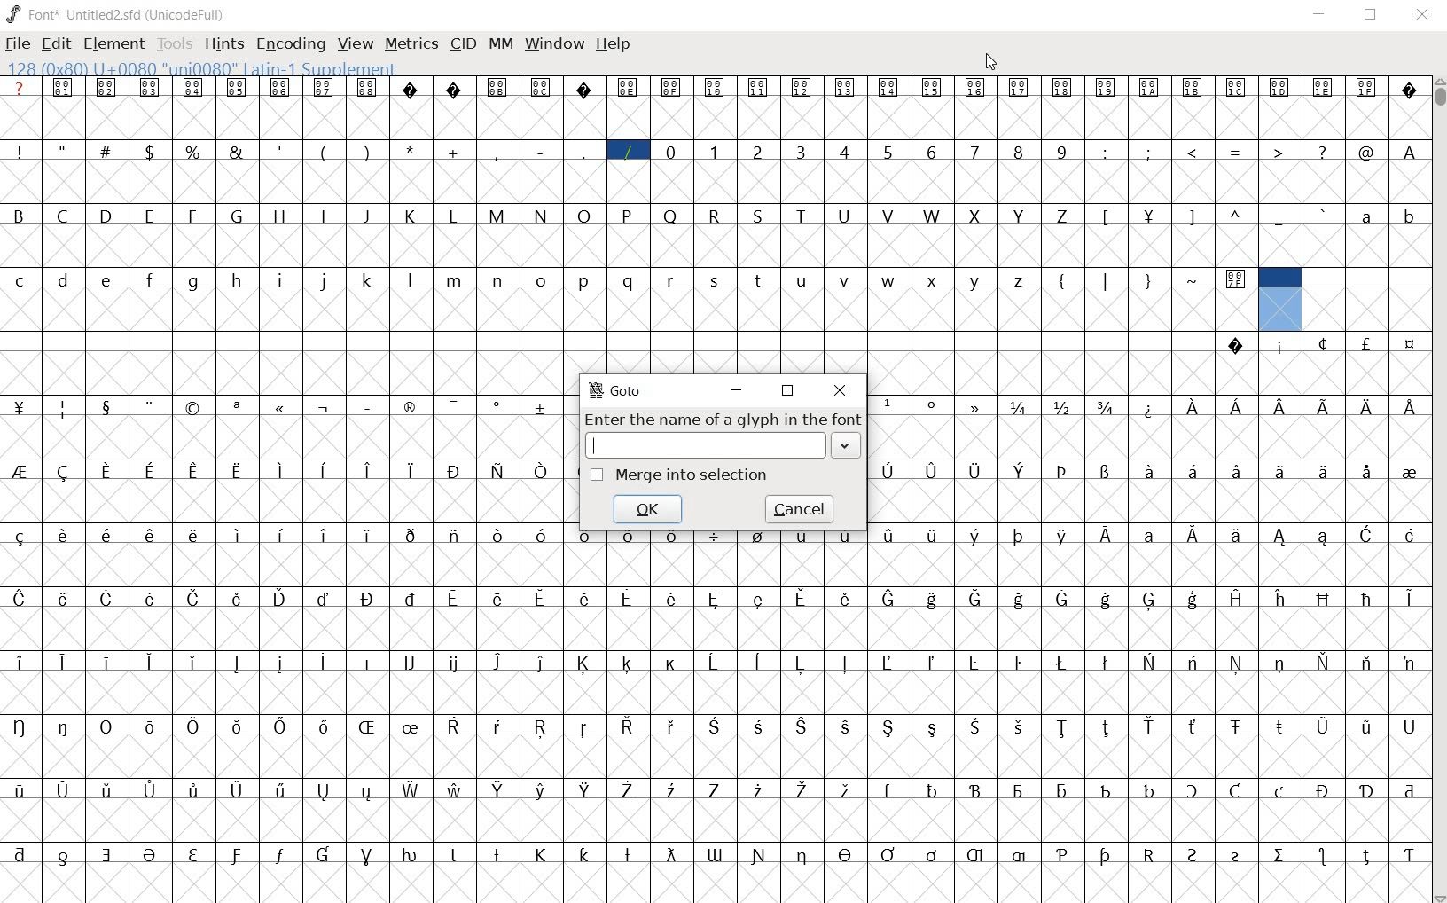  Describe the element at coordinates (1107, 89) in the screenshot. I see `Symbol` at that location.